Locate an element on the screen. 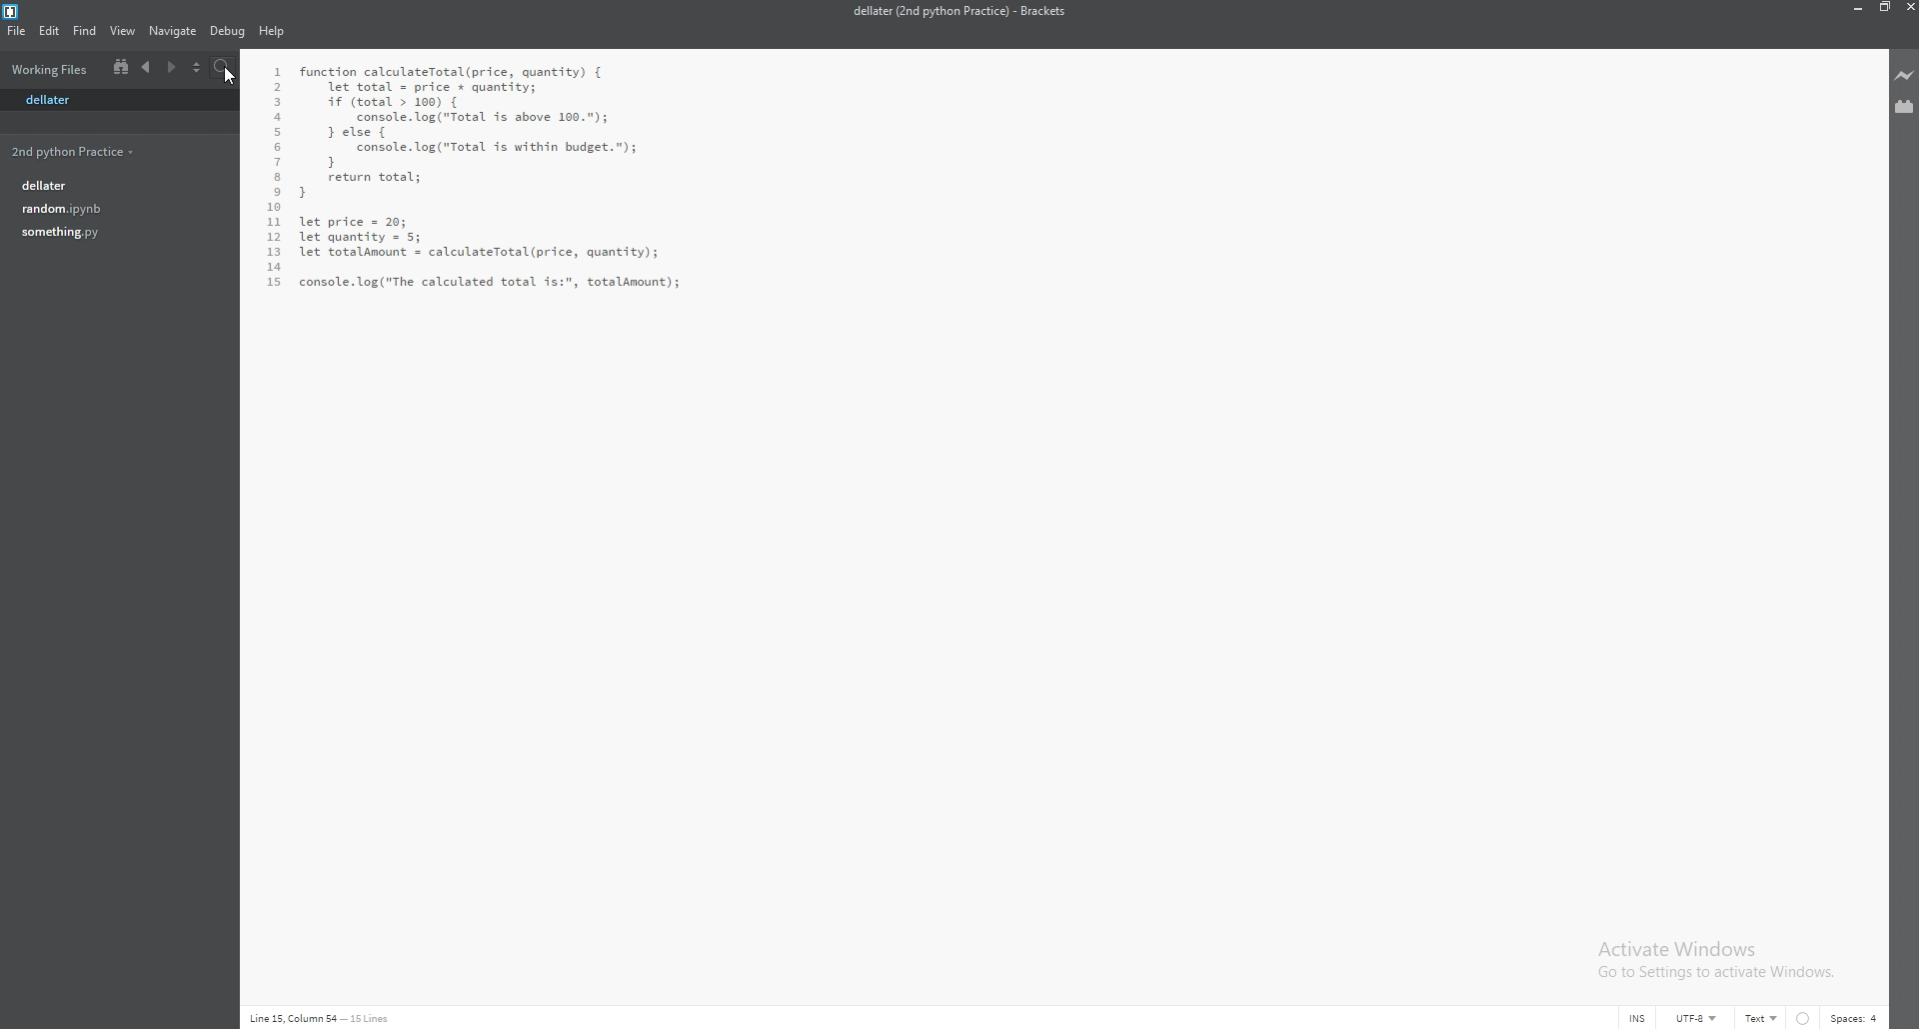 This screenshot has width=1919, height=1029. dellater (2nd python practice) - brackets is located at coordinates (957, 12).